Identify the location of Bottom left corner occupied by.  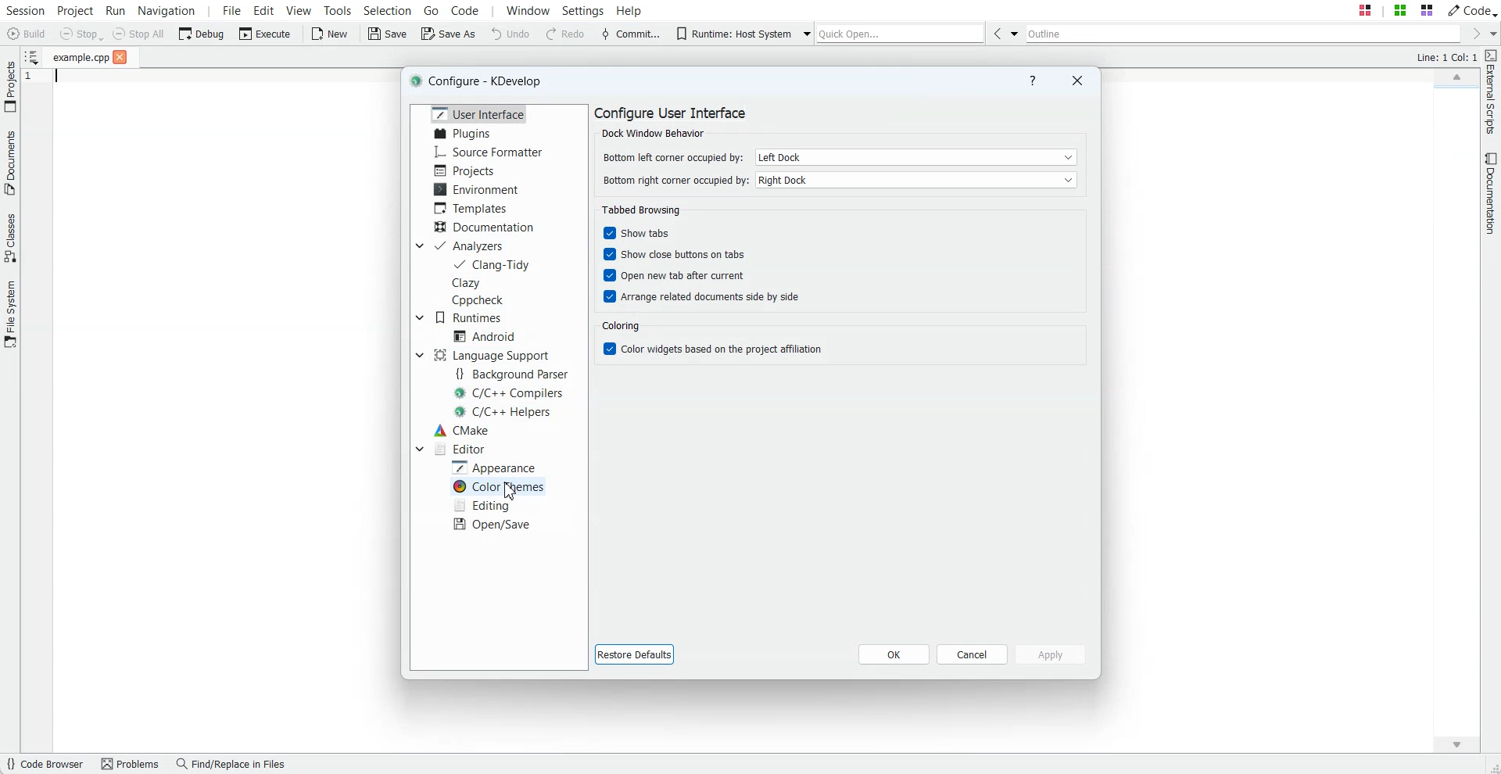
(671, 156).